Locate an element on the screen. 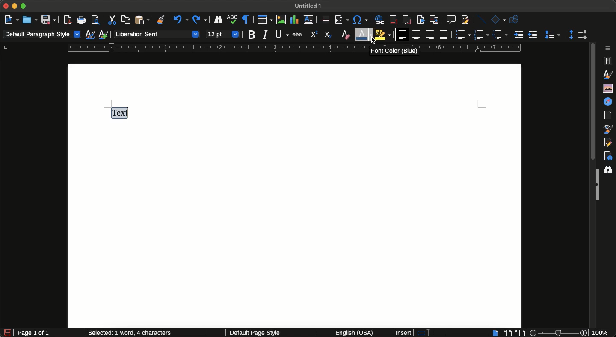 The image size is (616, 337). Redo is located at coordinates (199, 20).